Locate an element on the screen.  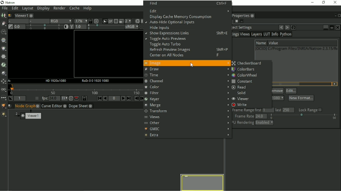
Set playback frame is located at coordinates (36, 99).